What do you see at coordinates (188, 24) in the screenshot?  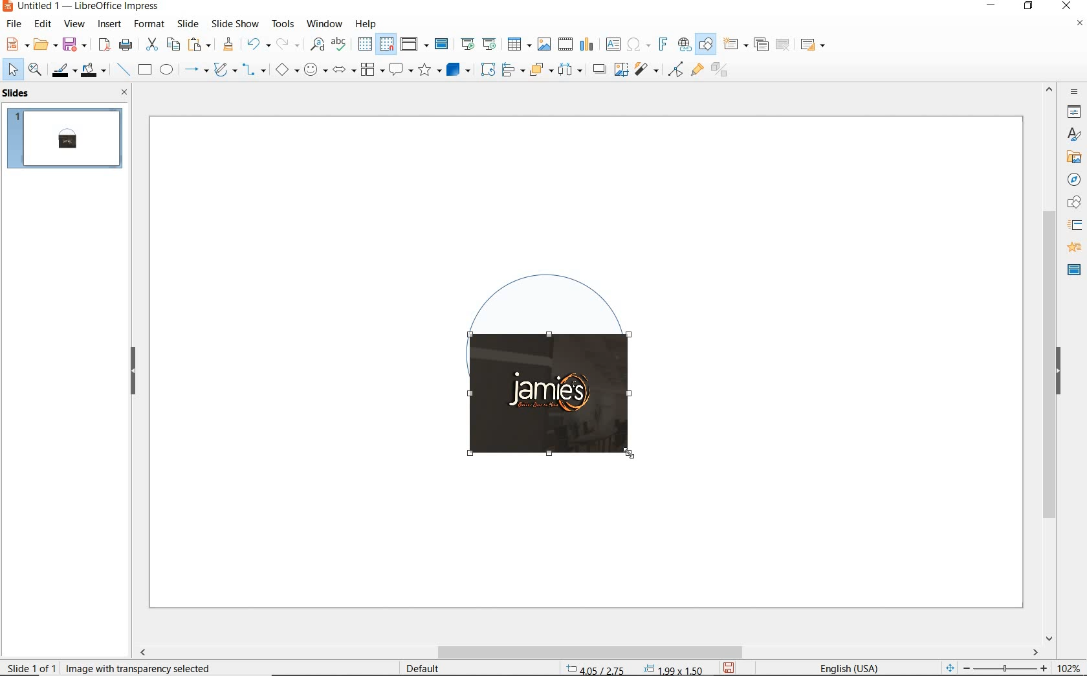 I see `slide` at bounding box center [188, 24].